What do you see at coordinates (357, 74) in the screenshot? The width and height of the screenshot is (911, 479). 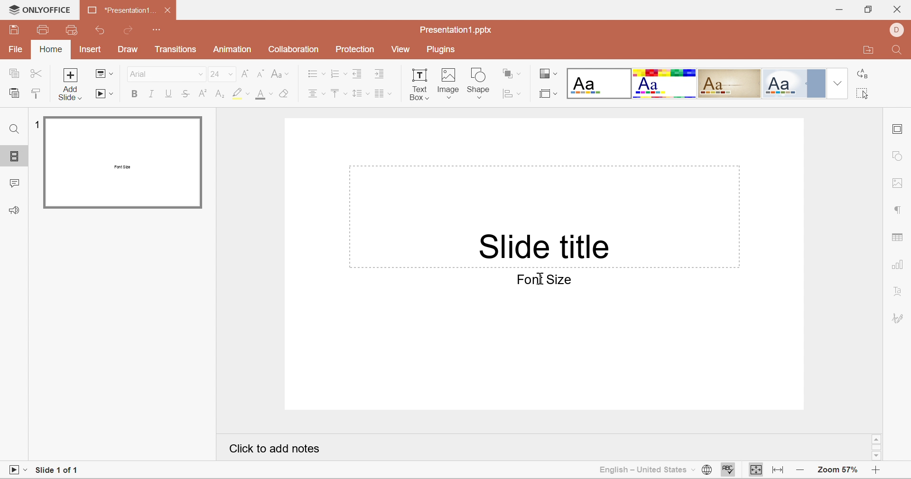 I see `Decrease indent` at bounding box center [357, 74].